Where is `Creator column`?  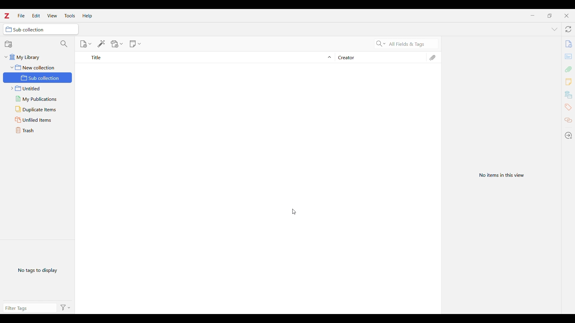
Creator column is located at coordinates (379, 57).